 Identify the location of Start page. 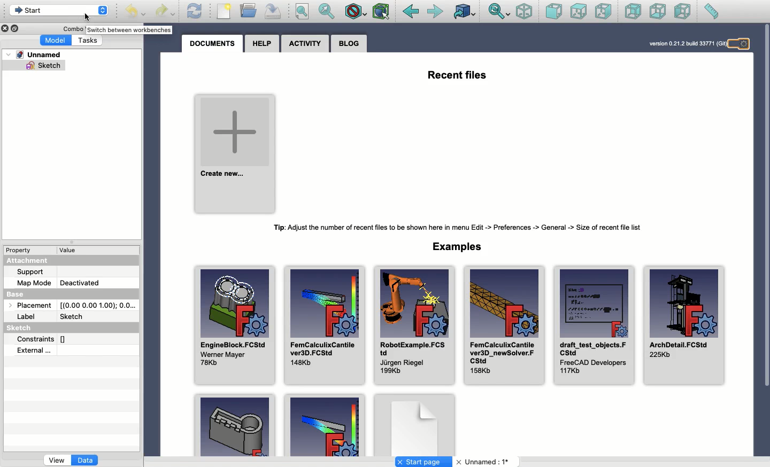
(423, 462).